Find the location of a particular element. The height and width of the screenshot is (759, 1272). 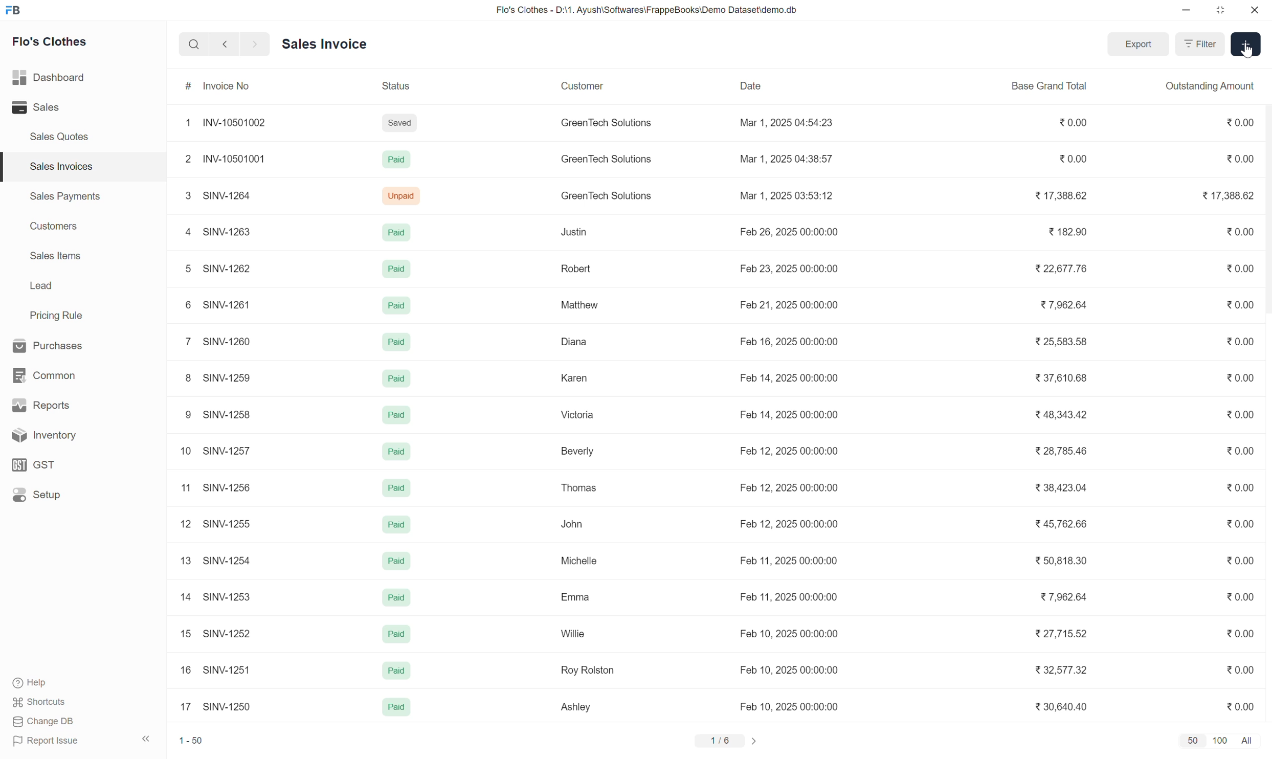

Status is located at coordinates (398, 87).